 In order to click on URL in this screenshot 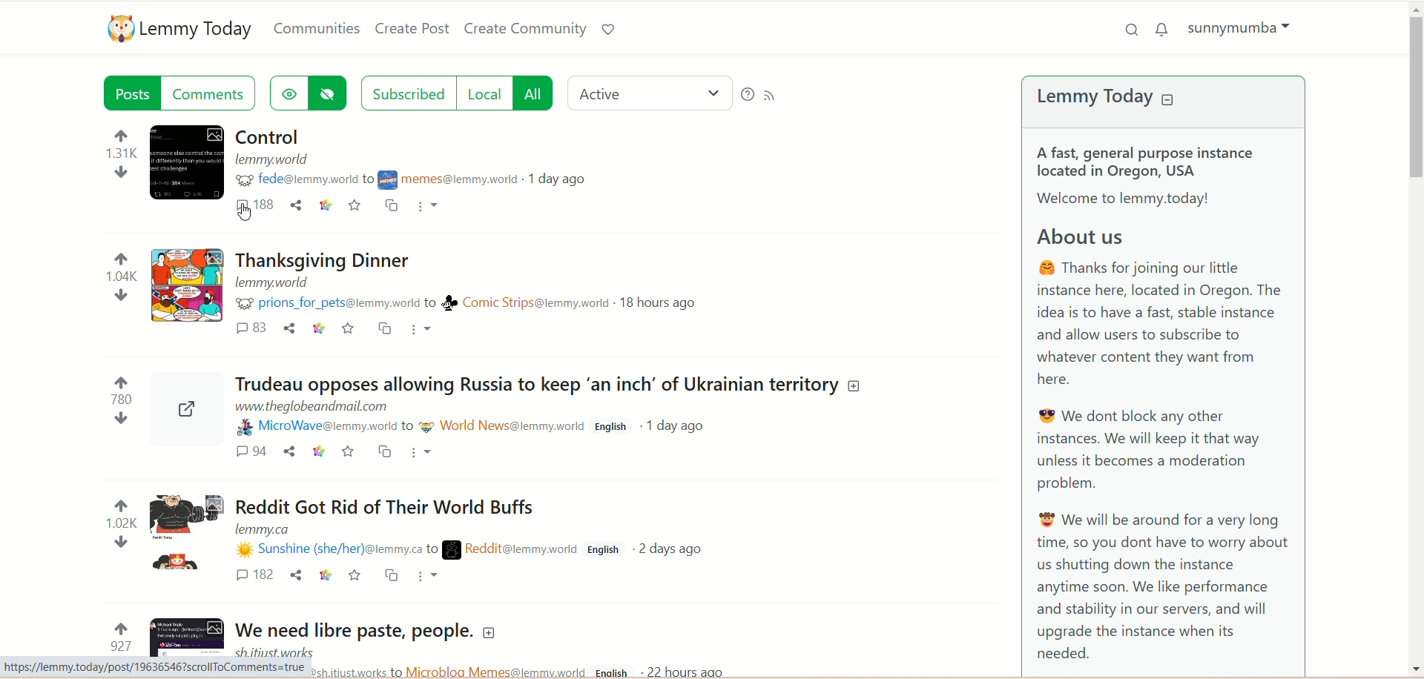, I will do `click(328, 405)`.